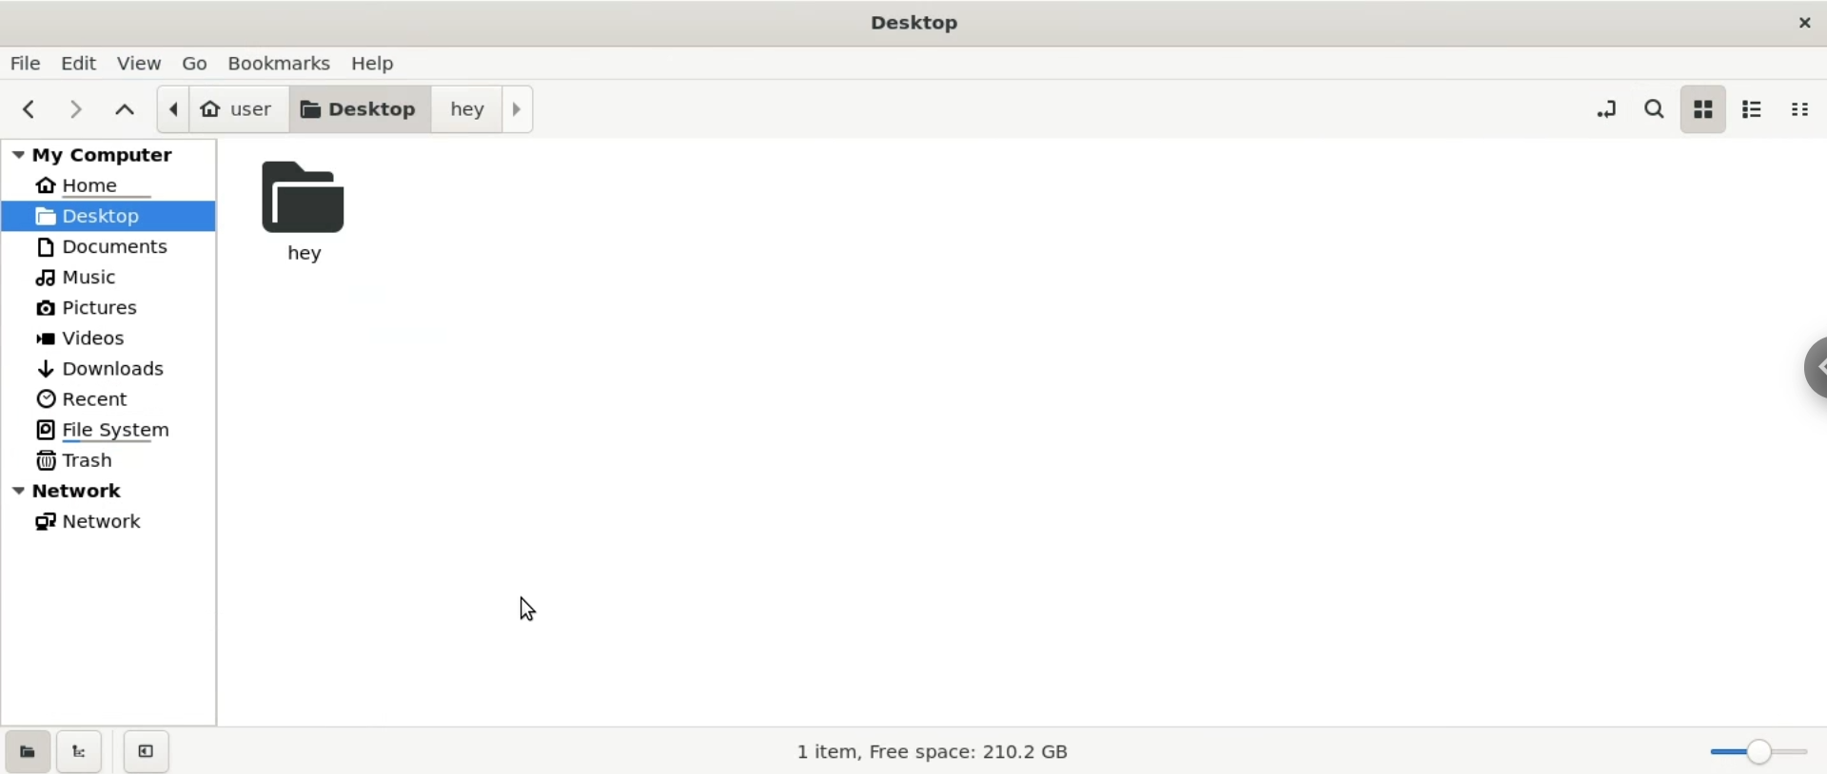  I want to click on help, so click(385, 62).